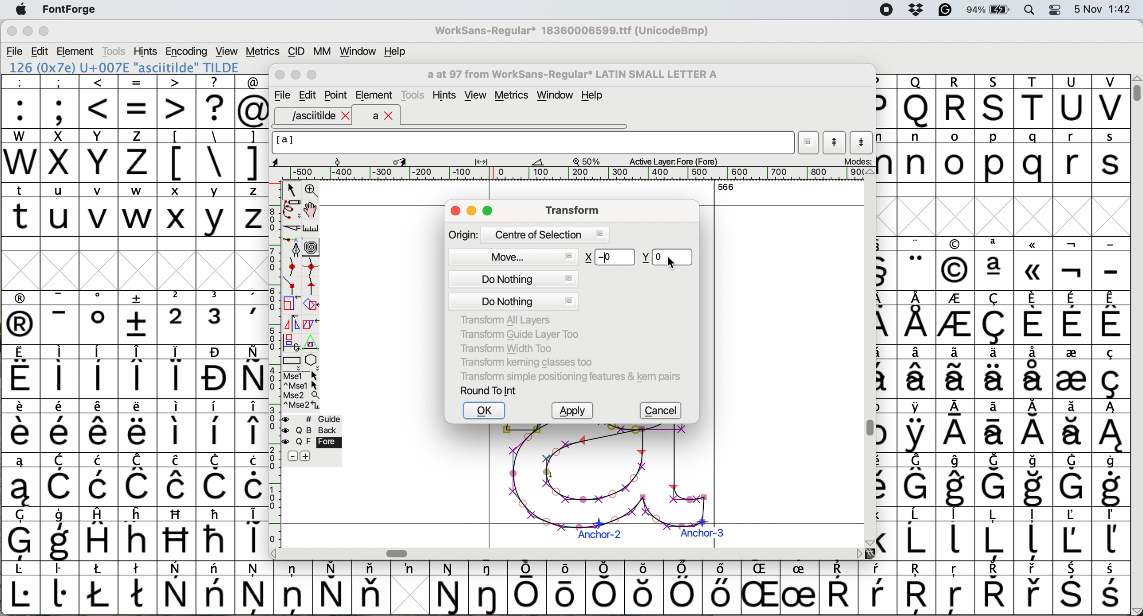  I want to click on apply, so click(575, 411).